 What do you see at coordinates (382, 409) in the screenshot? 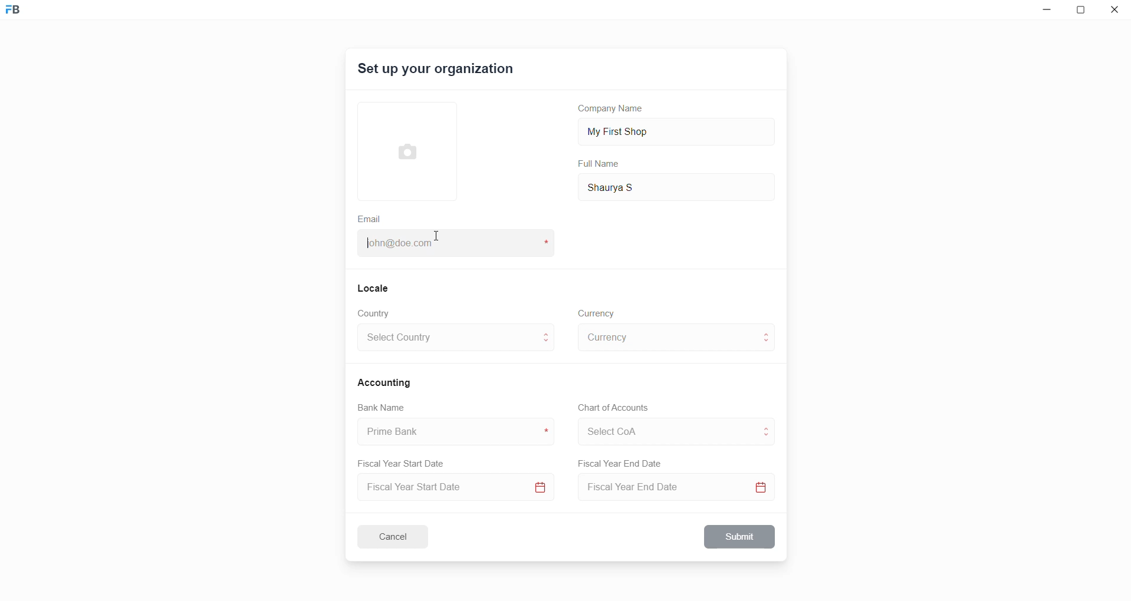
I see `Bank Name` at bounding box center [382, 409].